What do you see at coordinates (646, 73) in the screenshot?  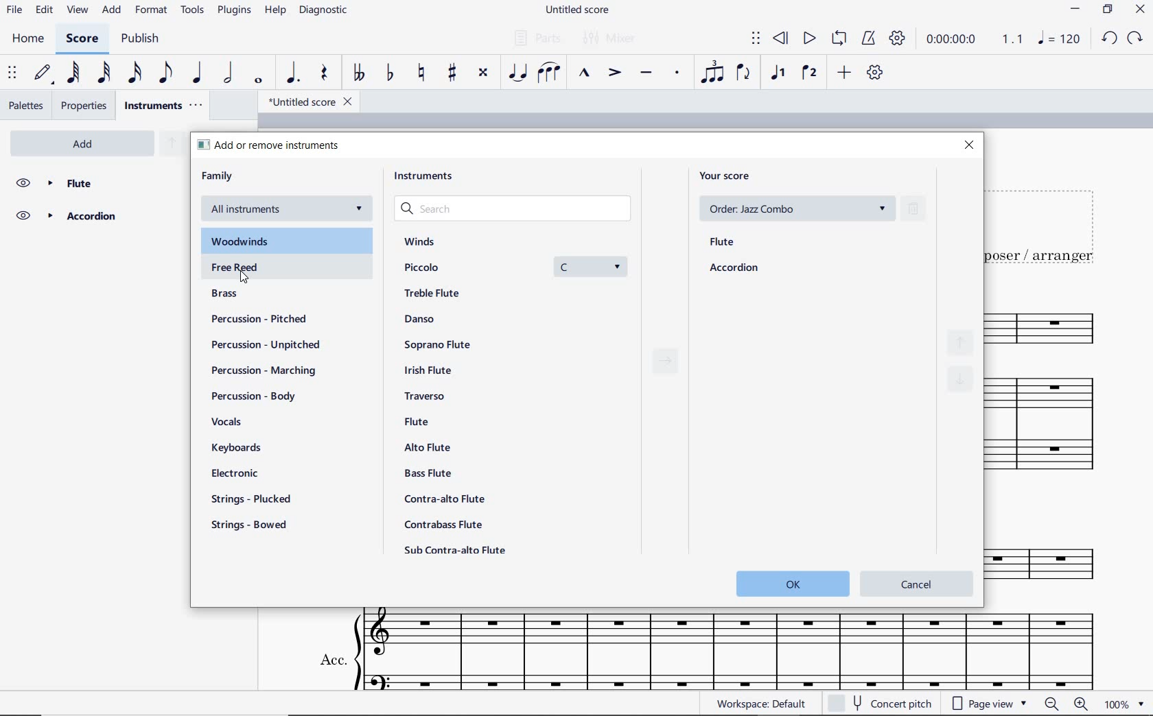 I see `tenuto` at bounding box center [646, 73].